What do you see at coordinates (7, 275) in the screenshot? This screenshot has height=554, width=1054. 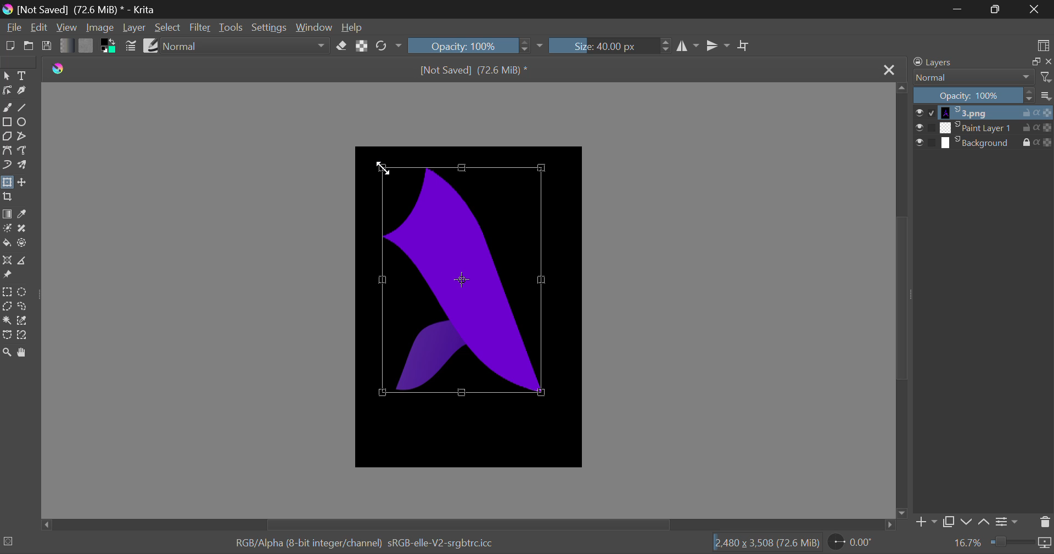 I see `Reference Images` at bounding box center [7, 275].